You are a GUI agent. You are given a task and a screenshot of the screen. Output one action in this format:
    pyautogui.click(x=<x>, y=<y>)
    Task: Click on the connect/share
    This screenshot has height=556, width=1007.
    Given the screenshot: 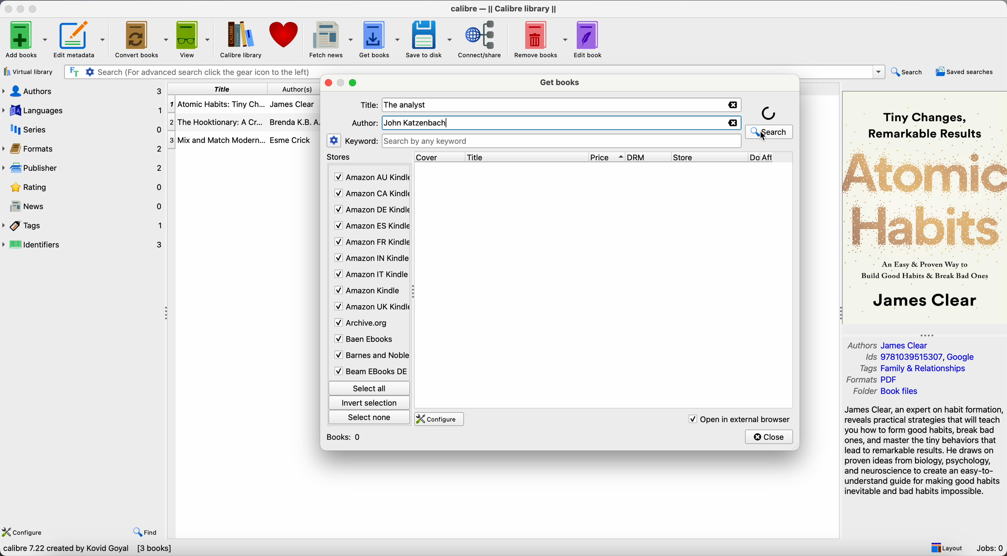 What is the action you would take?
    pyautogui.click(x=481, y=39)
    